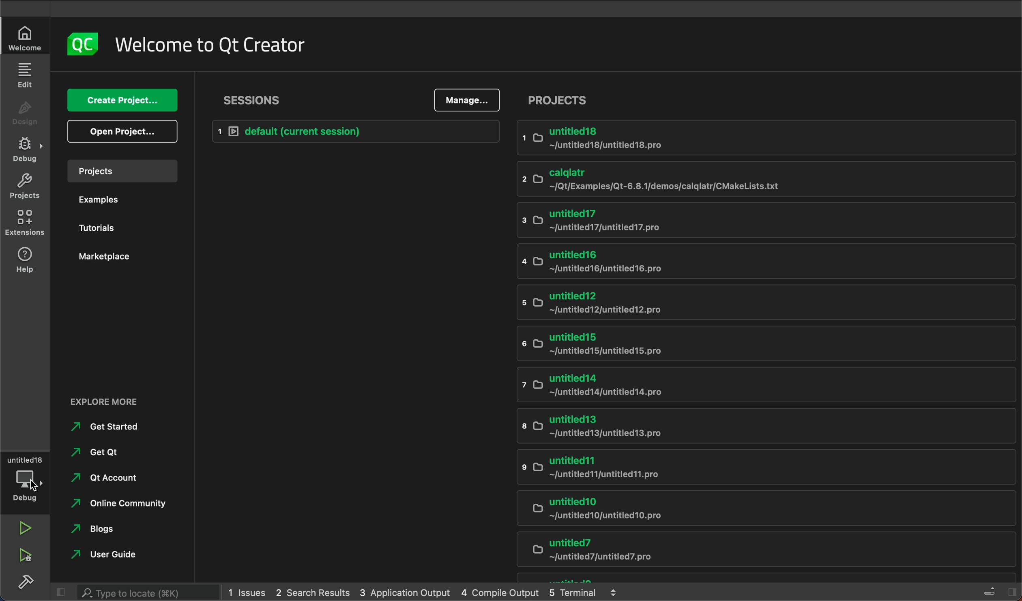 This screenshot has width=1022, height=601. Describe the element at coordinates (751, 386) in the screenshot. I see `untitled14` at that location.